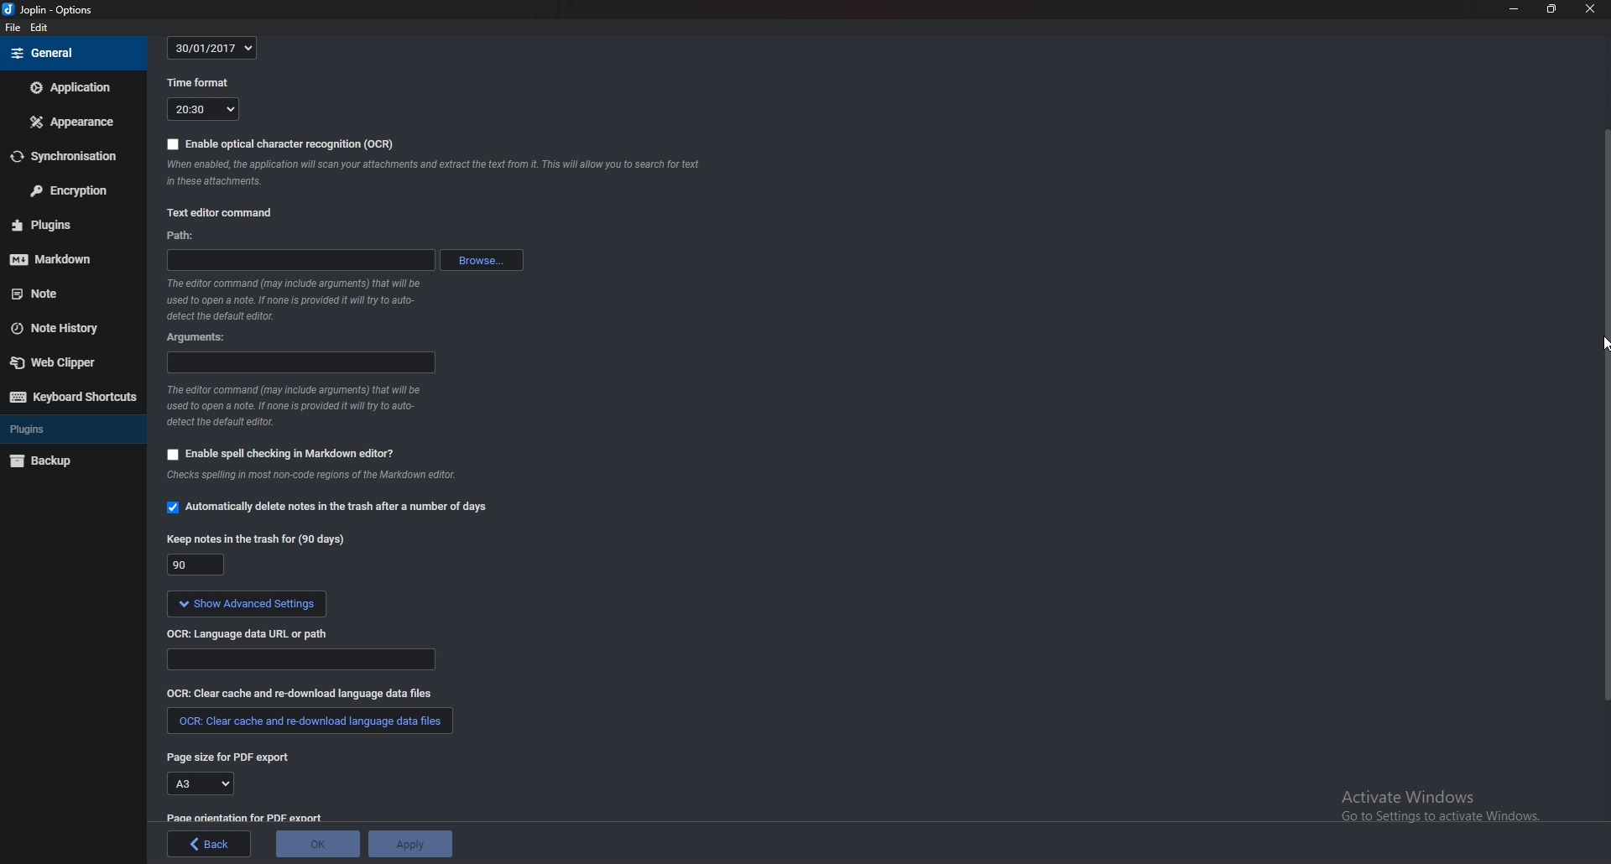 This screenshot has width=1611, height=864. What do you see at coordinates (243, 818) in the screenshot?
I see `page orientation for pdf export` at bounding box center [243, 818].